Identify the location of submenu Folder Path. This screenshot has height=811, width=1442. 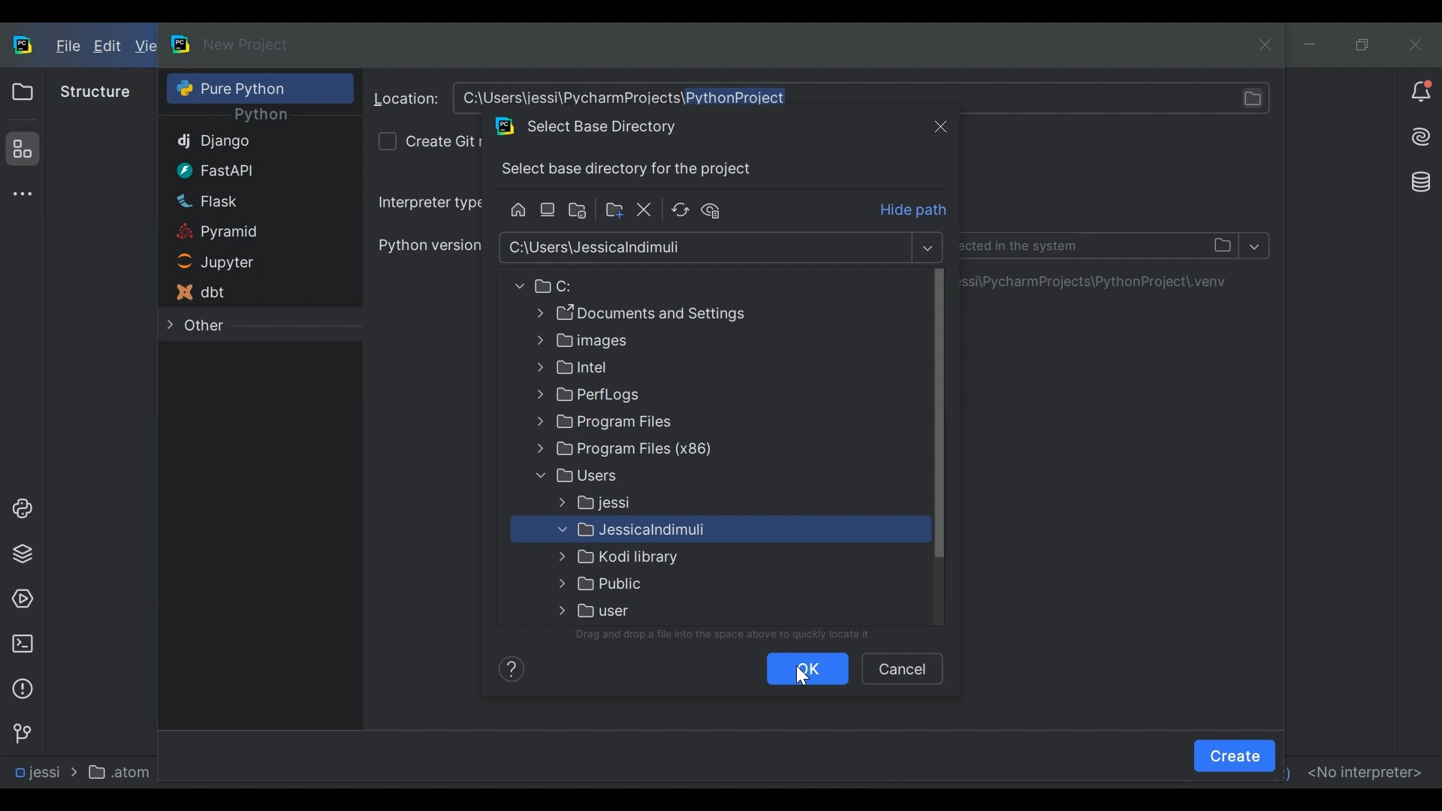
(662, 559).